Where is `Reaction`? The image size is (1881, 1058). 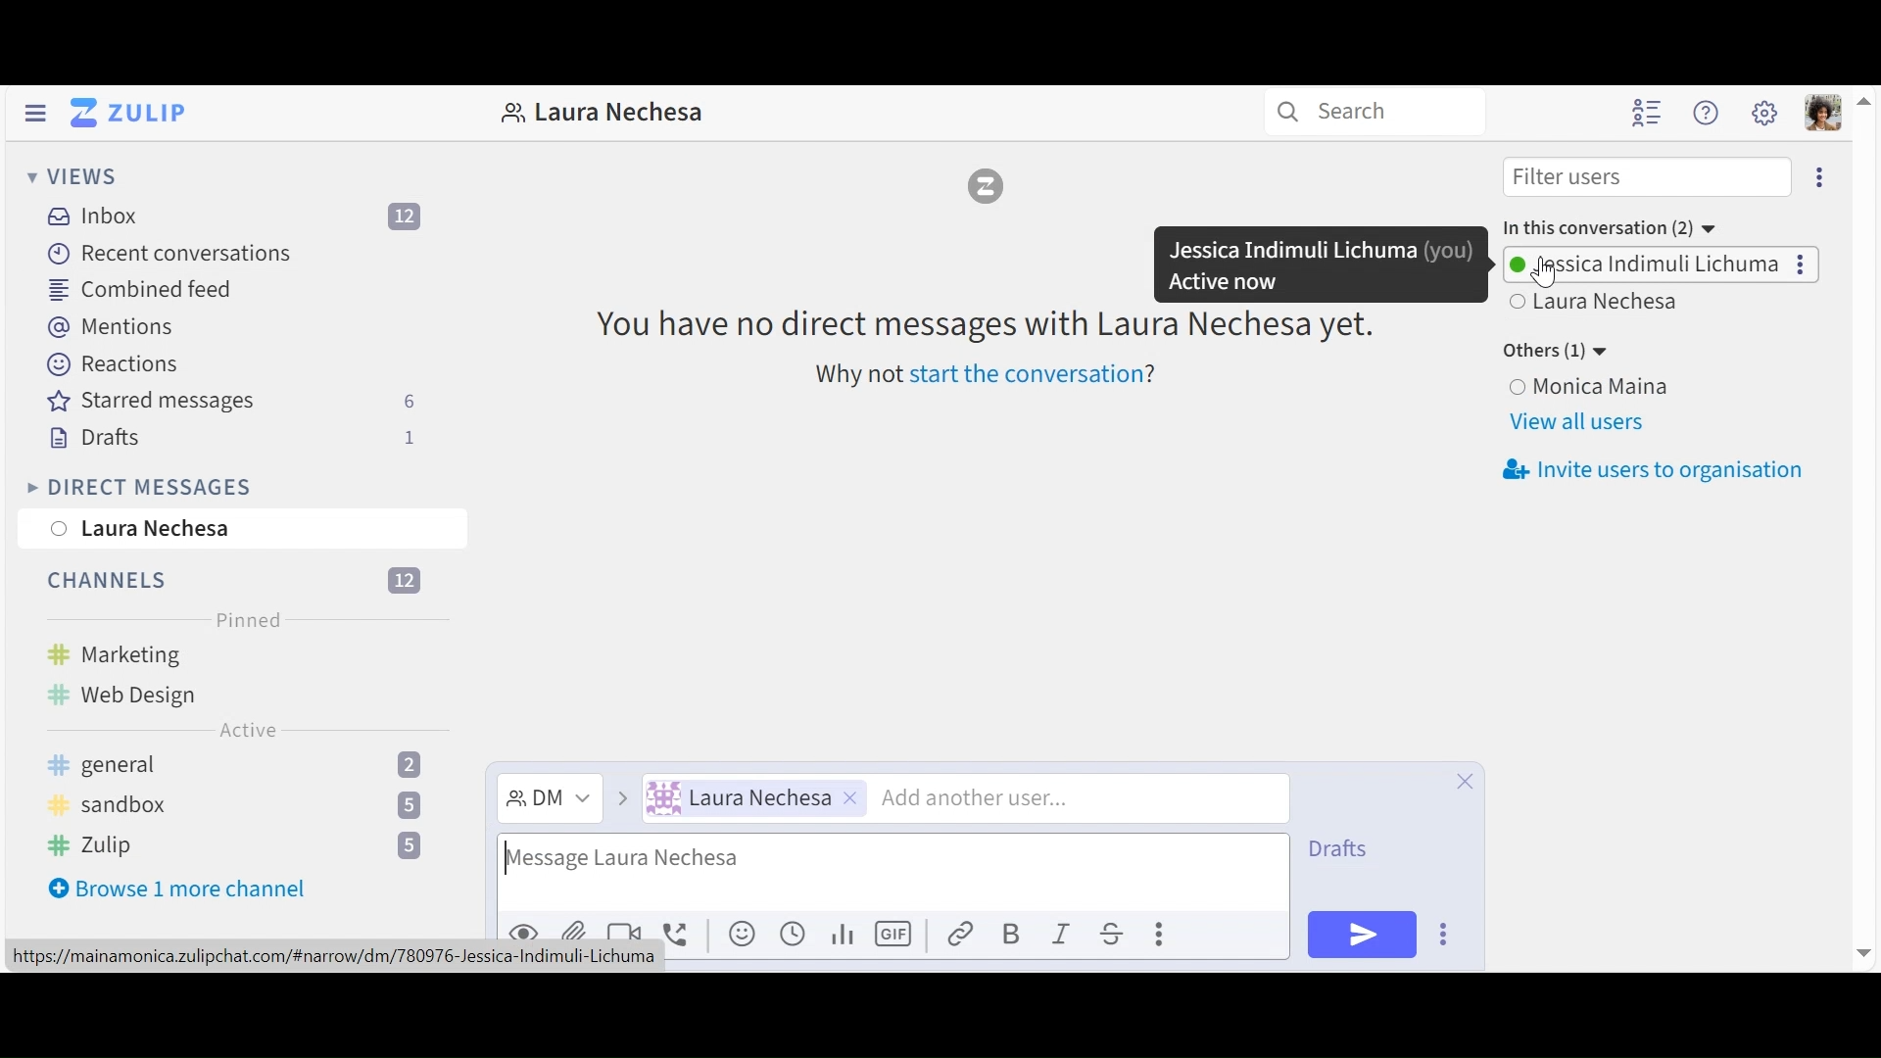 Reaction is located at coordinates (113, 362).